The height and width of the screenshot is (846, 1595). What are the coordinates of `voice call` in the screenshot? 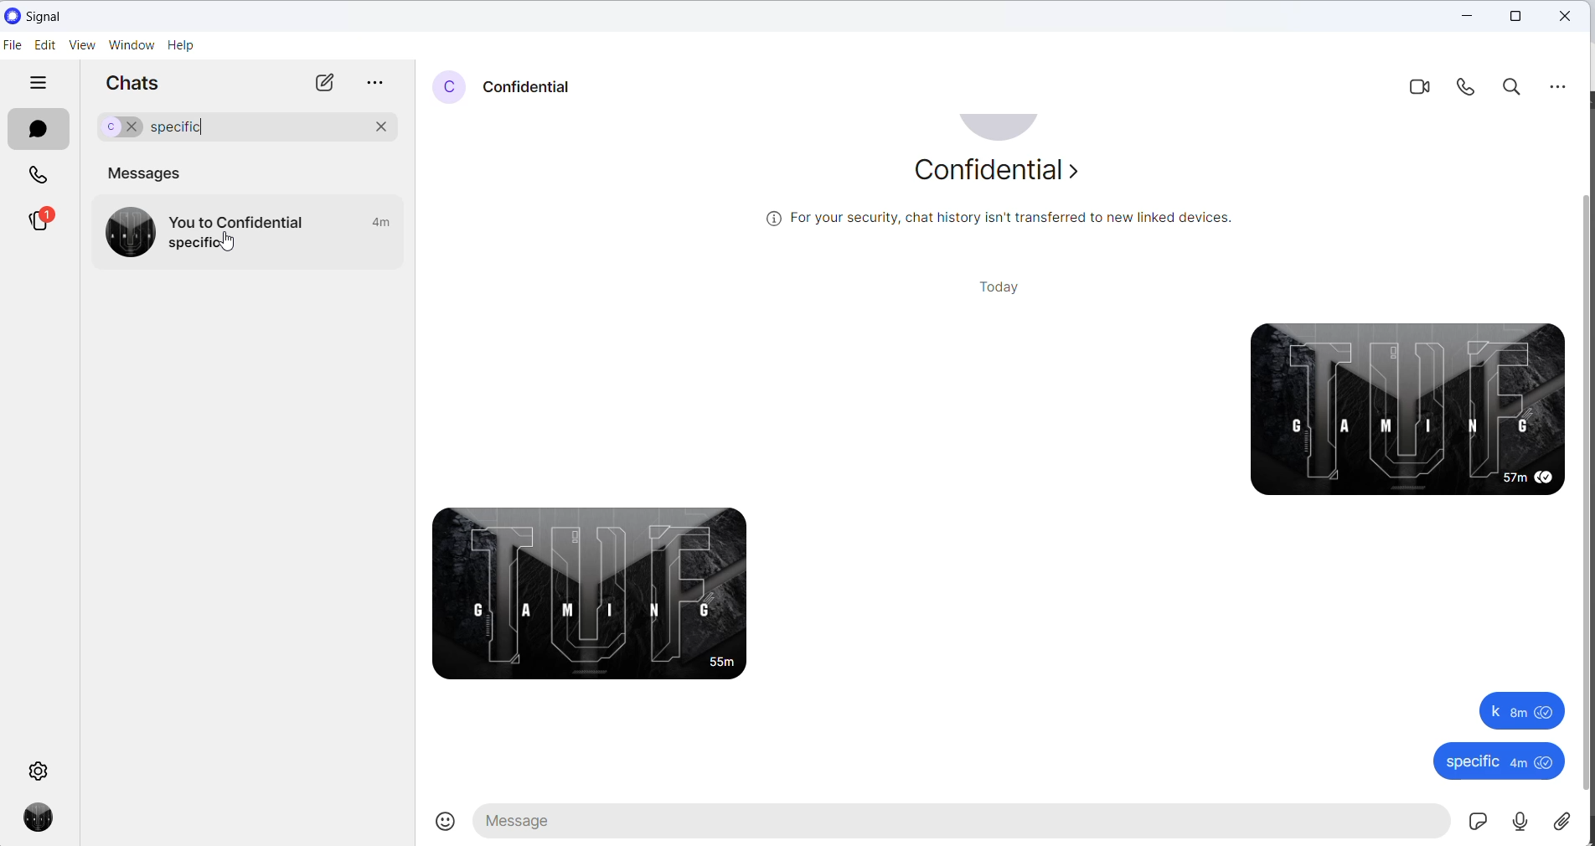 It's located at (1474, 87).